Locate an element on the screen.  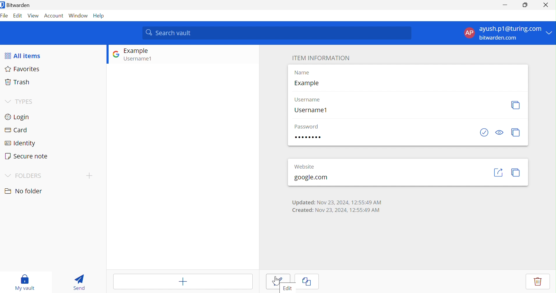
Toggle Visisbility is located at coordinates (500, 133).